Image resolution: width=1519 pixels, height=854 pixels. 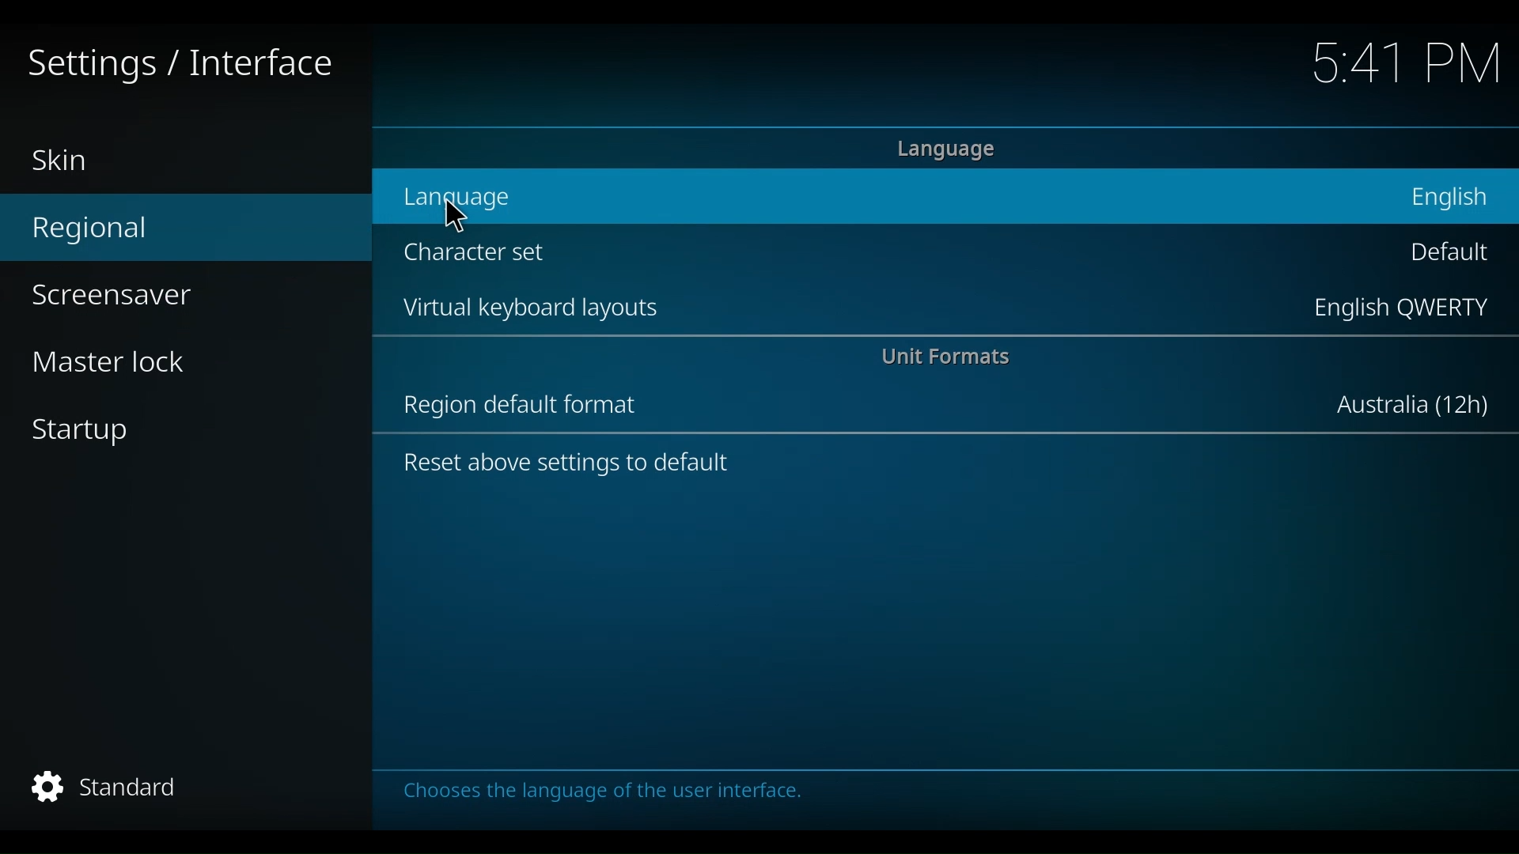 What do you see at coordinates (121, 790) in the screenshot?
I see `Standard` at bounding box center [121, 790].